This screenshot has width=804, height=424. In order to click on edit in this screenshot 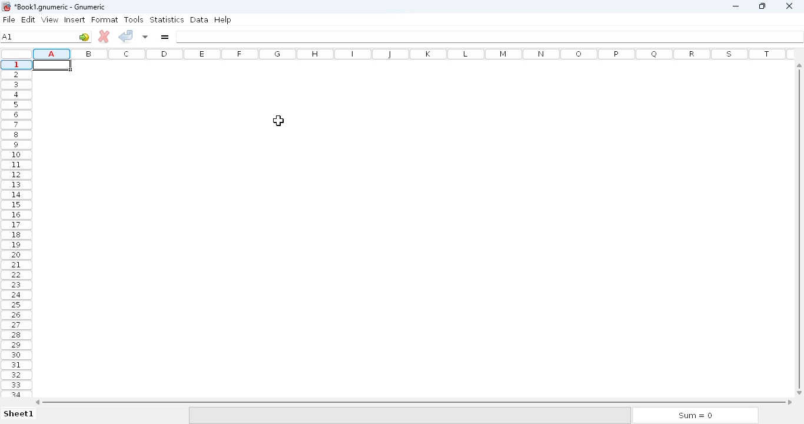, I will do `click(29, 19)`.